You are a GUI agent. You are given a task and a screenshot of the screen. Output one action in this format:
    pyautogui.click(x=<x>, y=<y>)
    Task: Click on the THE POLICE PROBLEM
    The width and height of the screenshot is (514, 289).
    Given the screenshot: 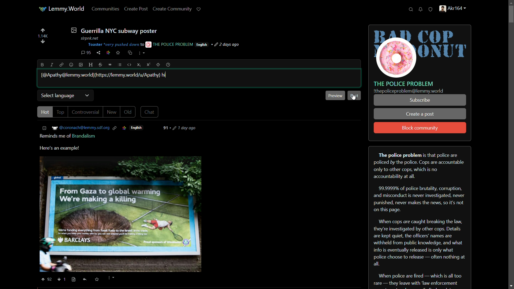 What is the action you would take?
    pyautogui.click(x=170, y=44)
    